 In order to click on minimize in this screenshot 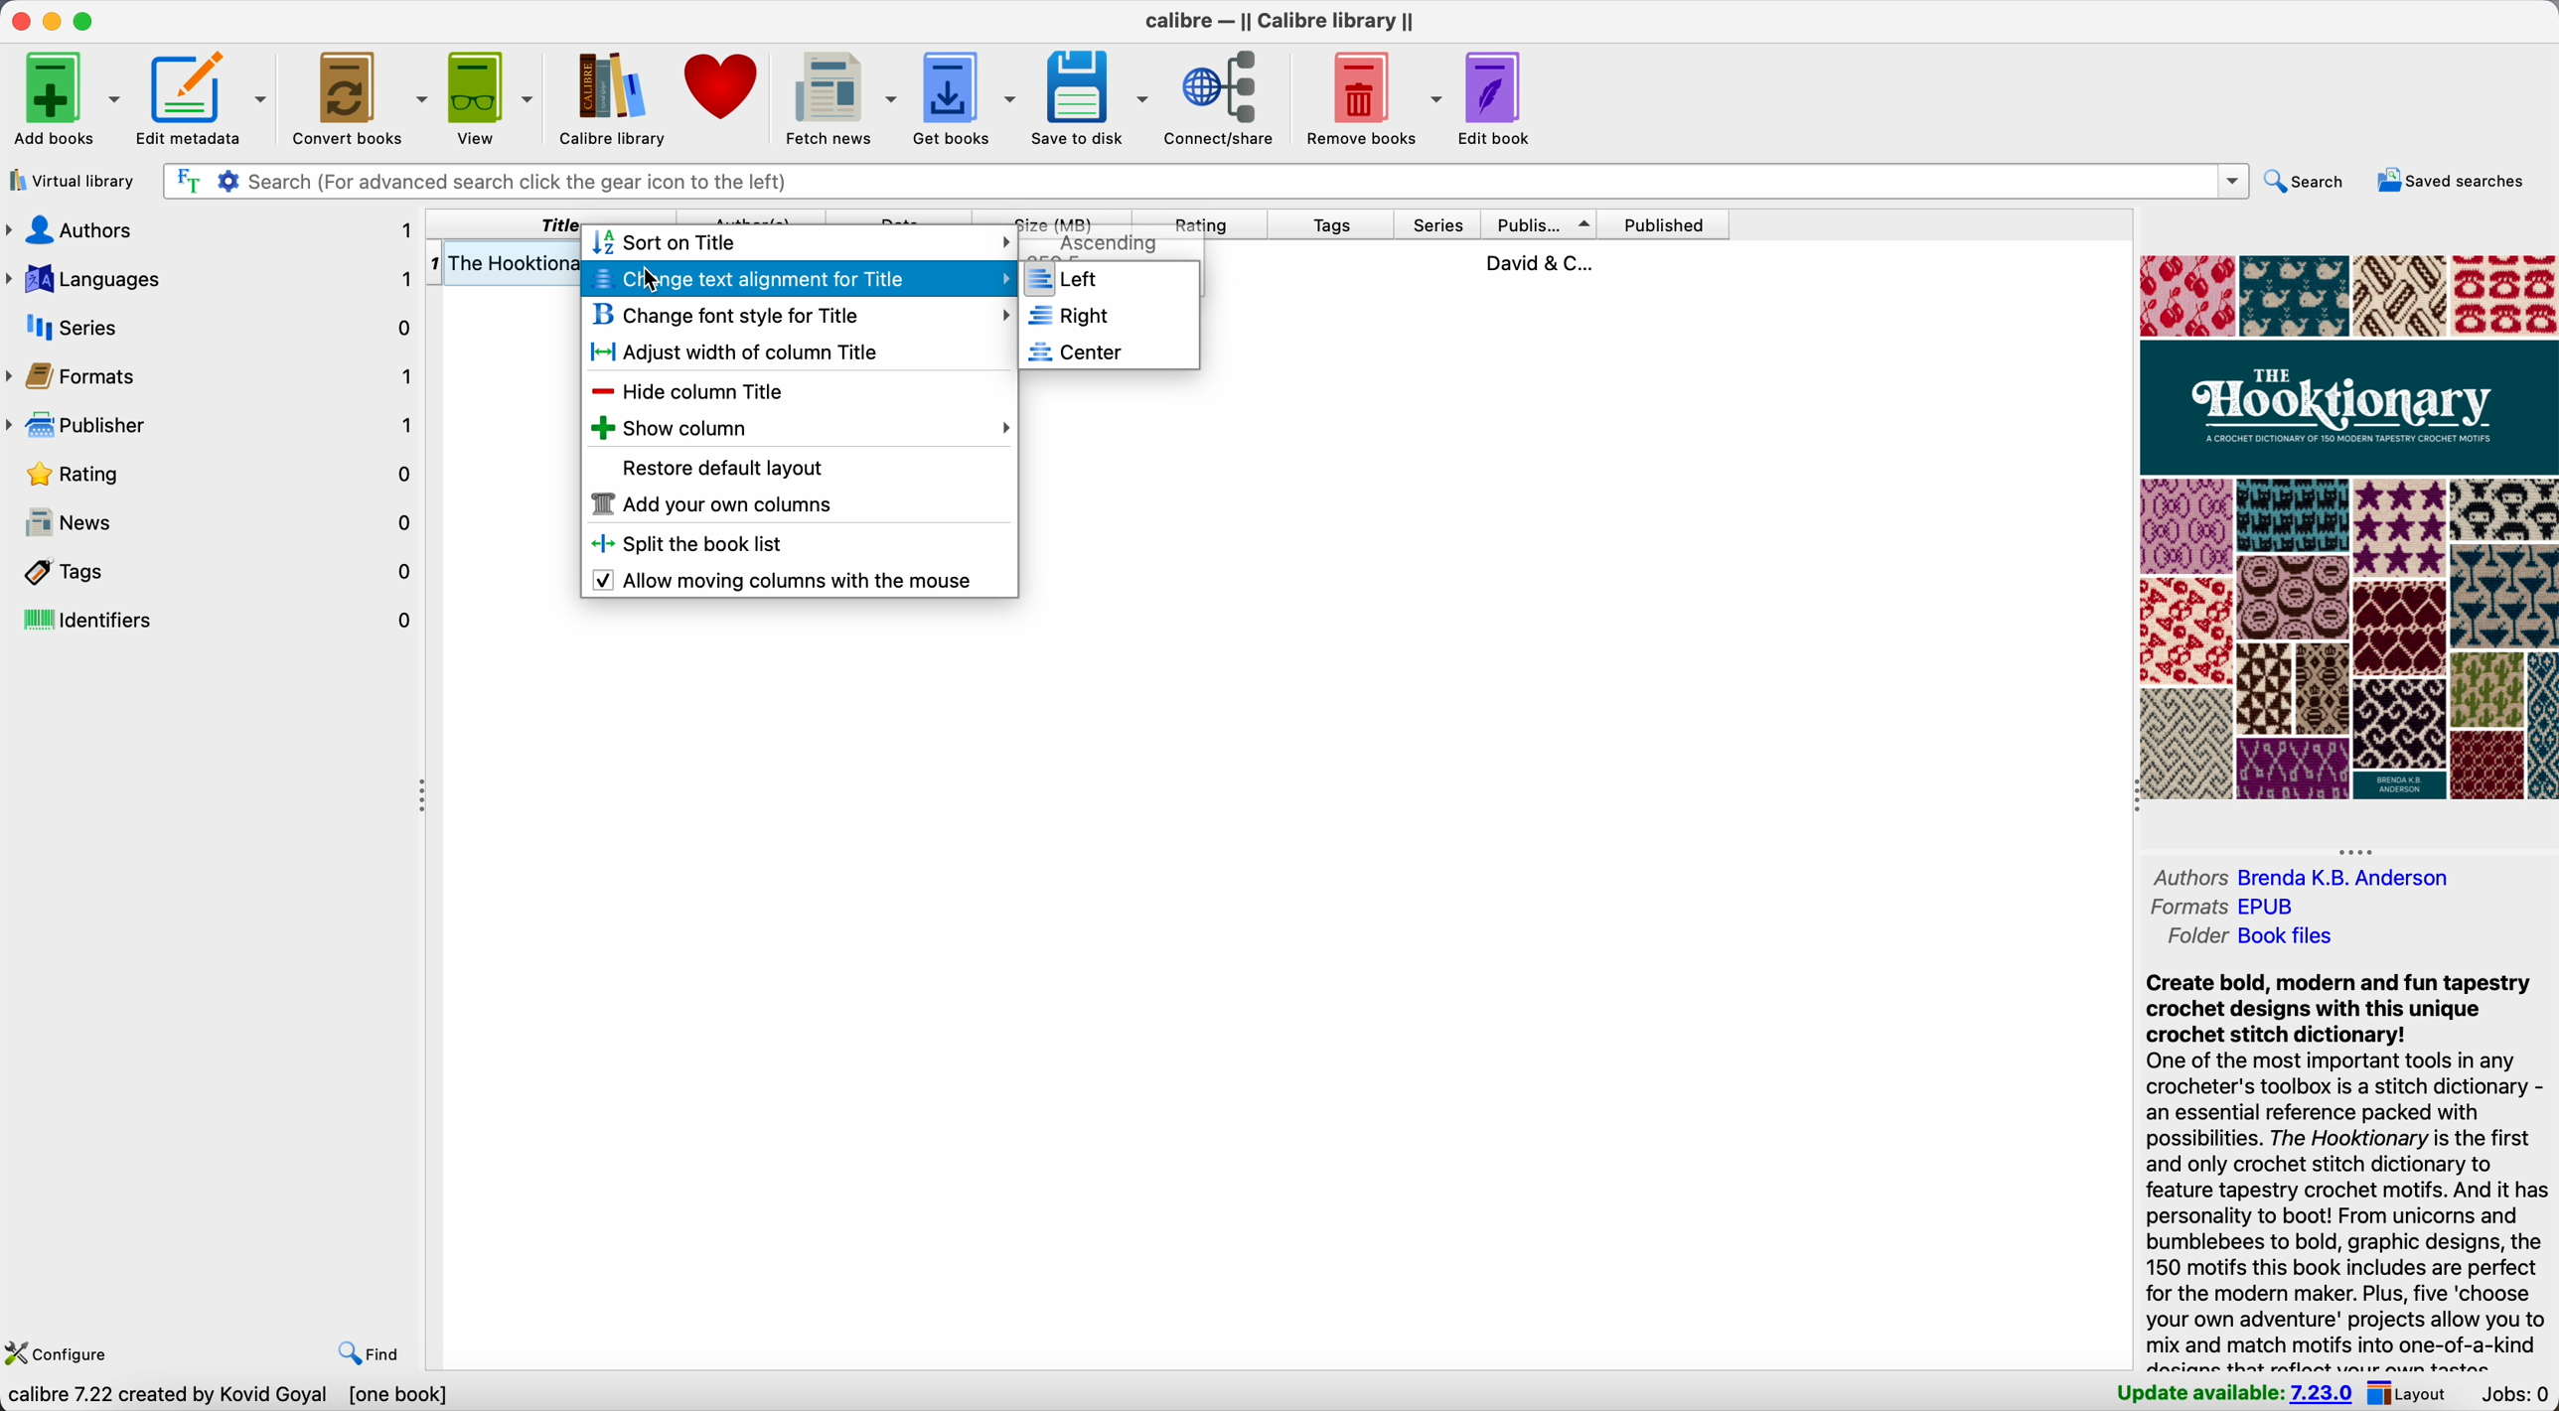, I will do `click(50, 21)`.